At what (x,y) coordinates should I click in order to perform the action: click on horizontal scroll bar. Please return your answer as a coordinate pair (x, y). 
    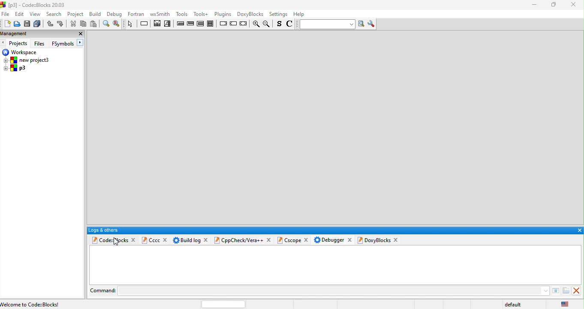
    Looking at the image, I should click on (223, 304).